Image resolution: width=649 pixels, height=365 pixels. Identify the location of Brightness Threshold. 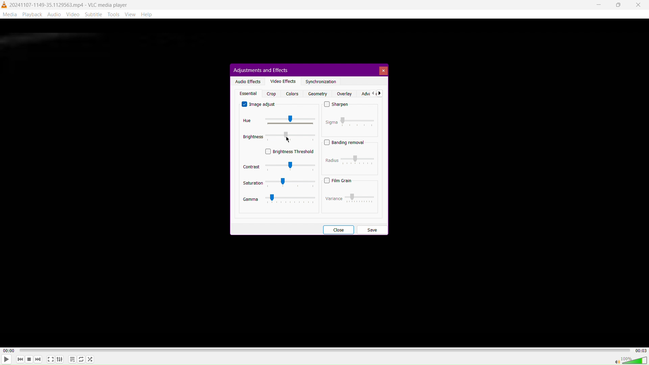
(290, 151).